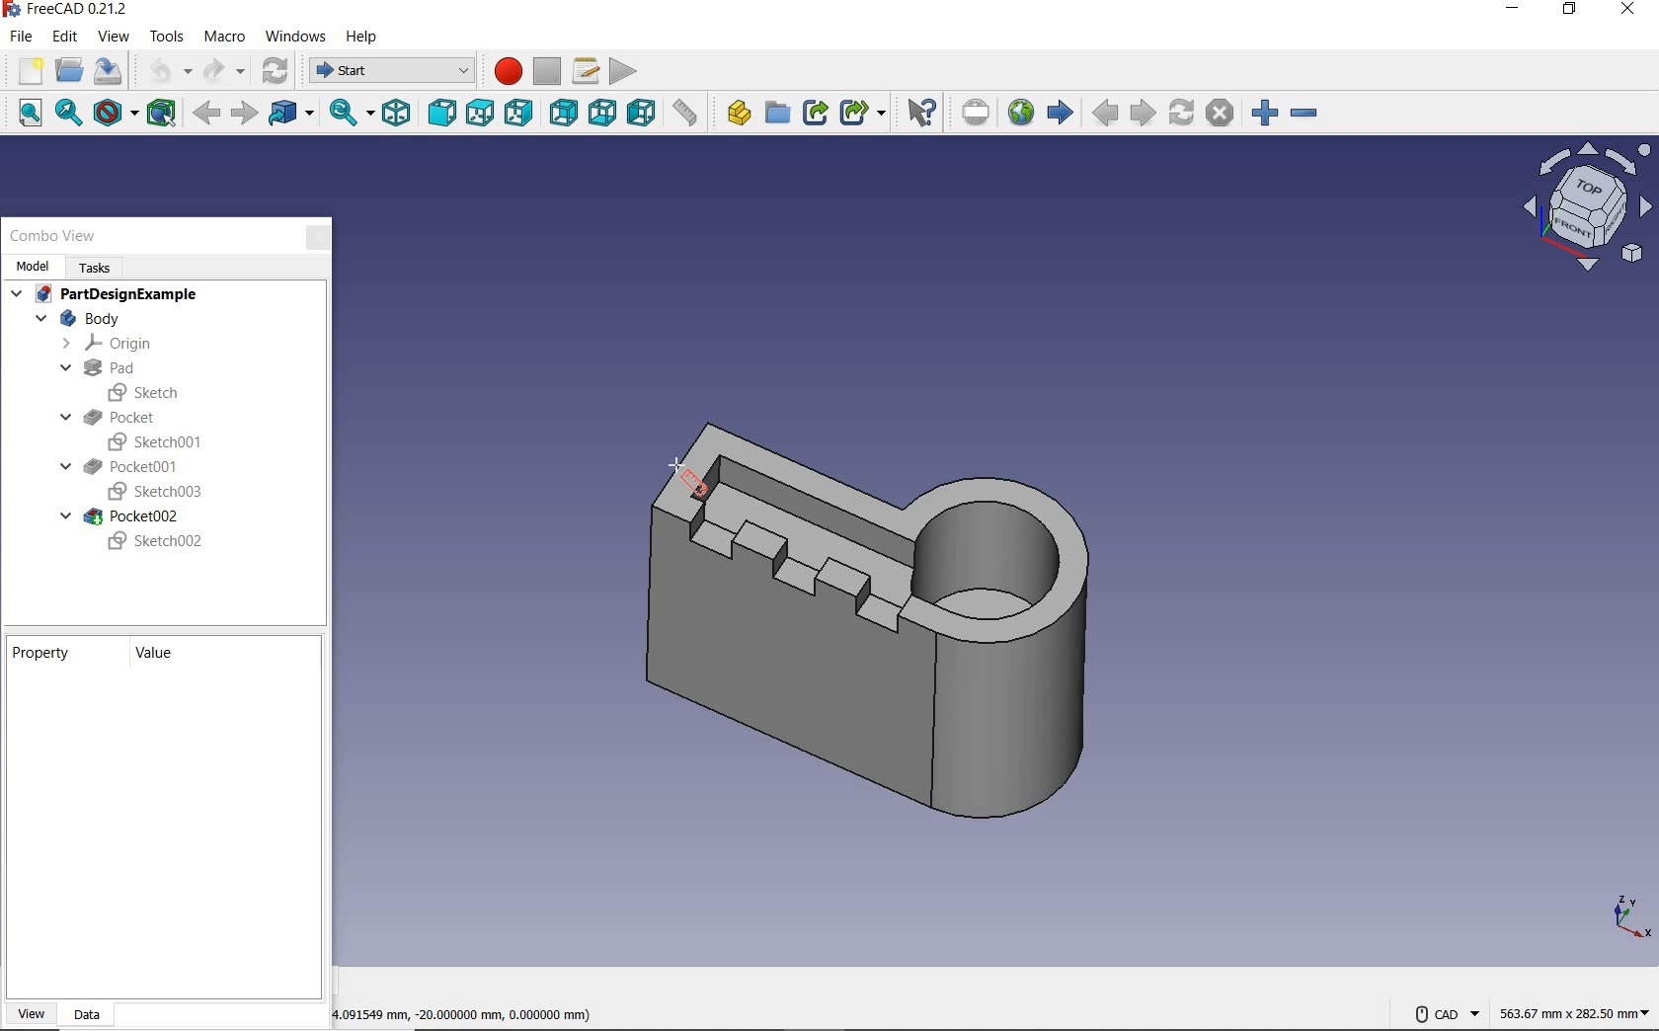 The width and height of the screenshot is (1659, 1031). I want to click on next page, so click(1142, 114).